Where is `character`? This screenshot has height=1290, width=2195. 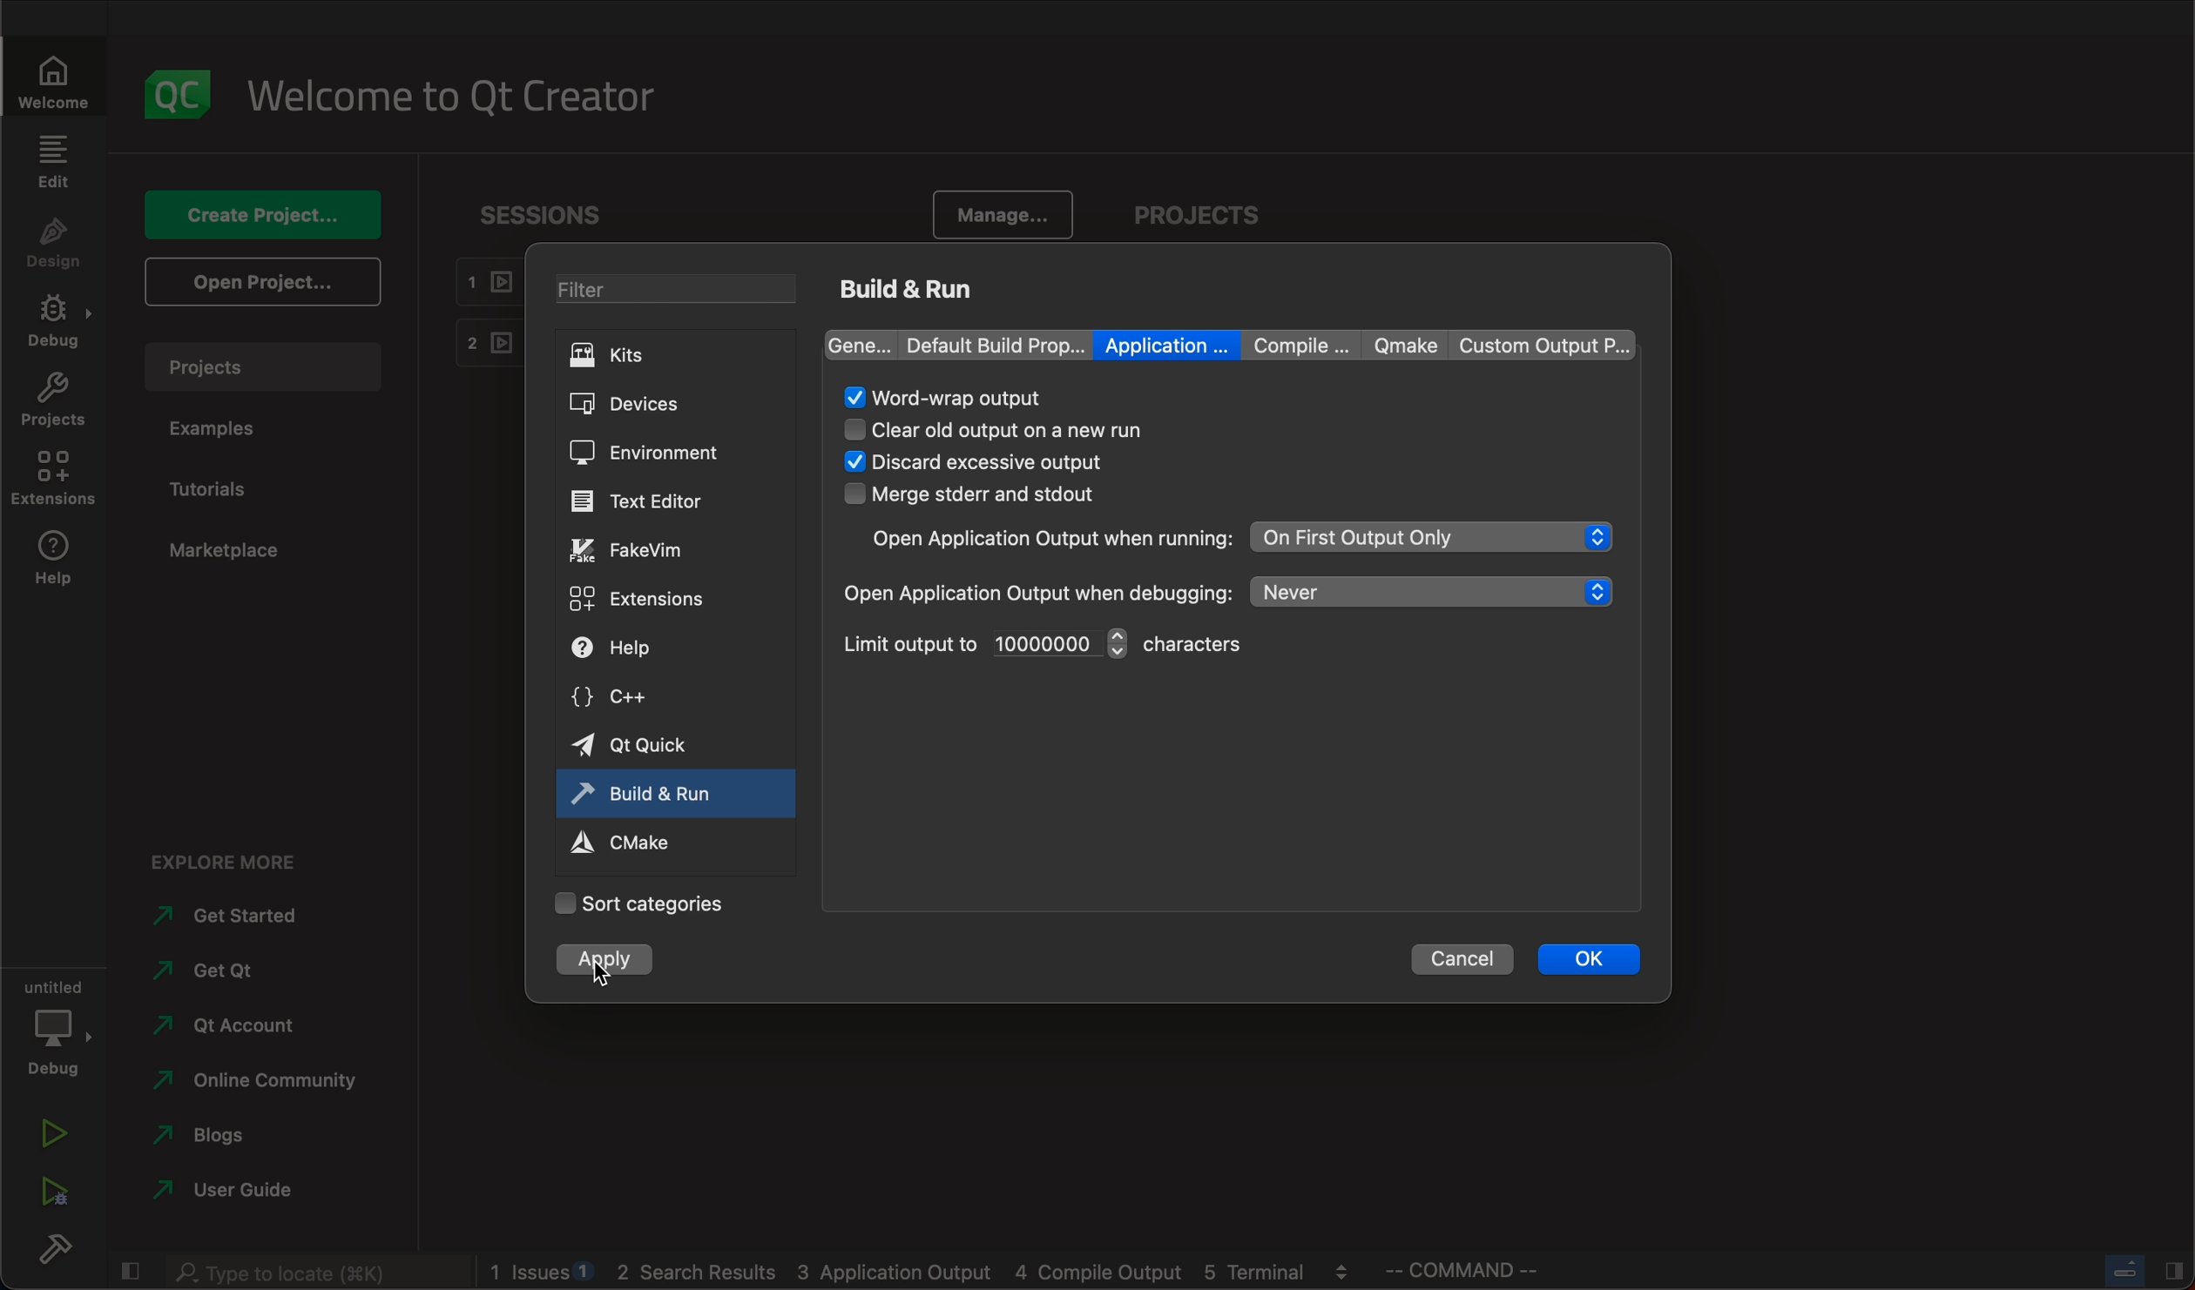 character is located at coordinates (1204, 644).